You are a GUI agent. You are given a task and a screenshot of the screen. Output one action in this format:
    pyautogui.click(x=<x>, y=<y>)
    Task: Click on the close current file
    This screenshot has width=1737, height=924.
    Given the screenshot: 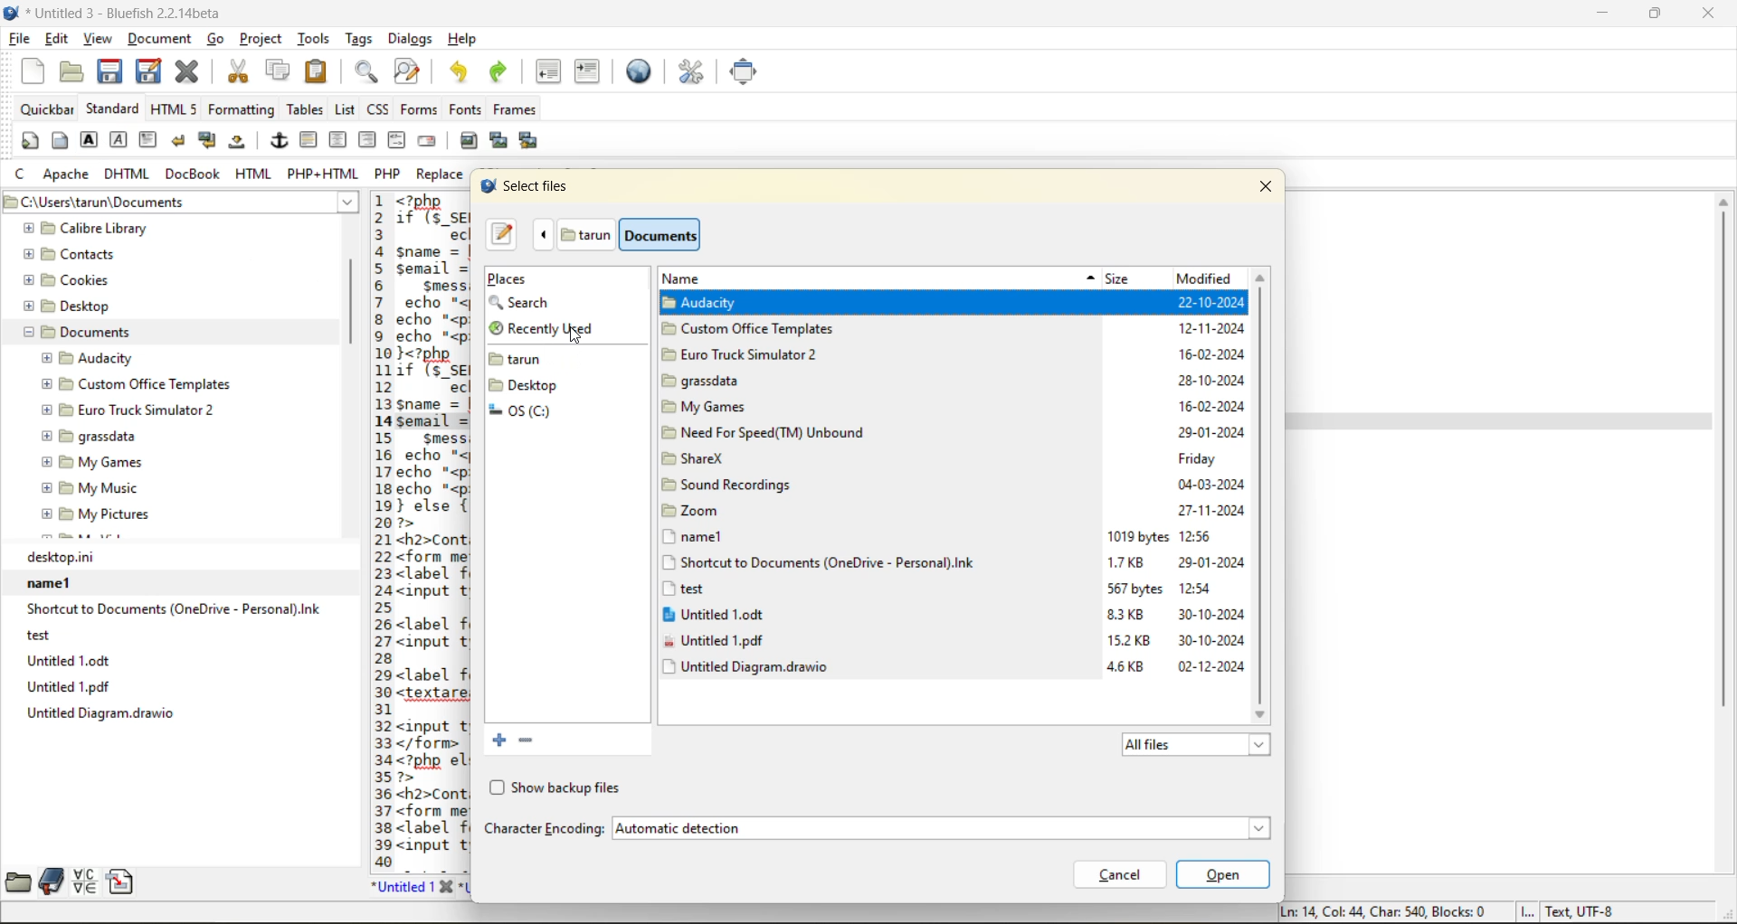 What is the action you would take?
    pyautogui.click(x=191, y=72)
    